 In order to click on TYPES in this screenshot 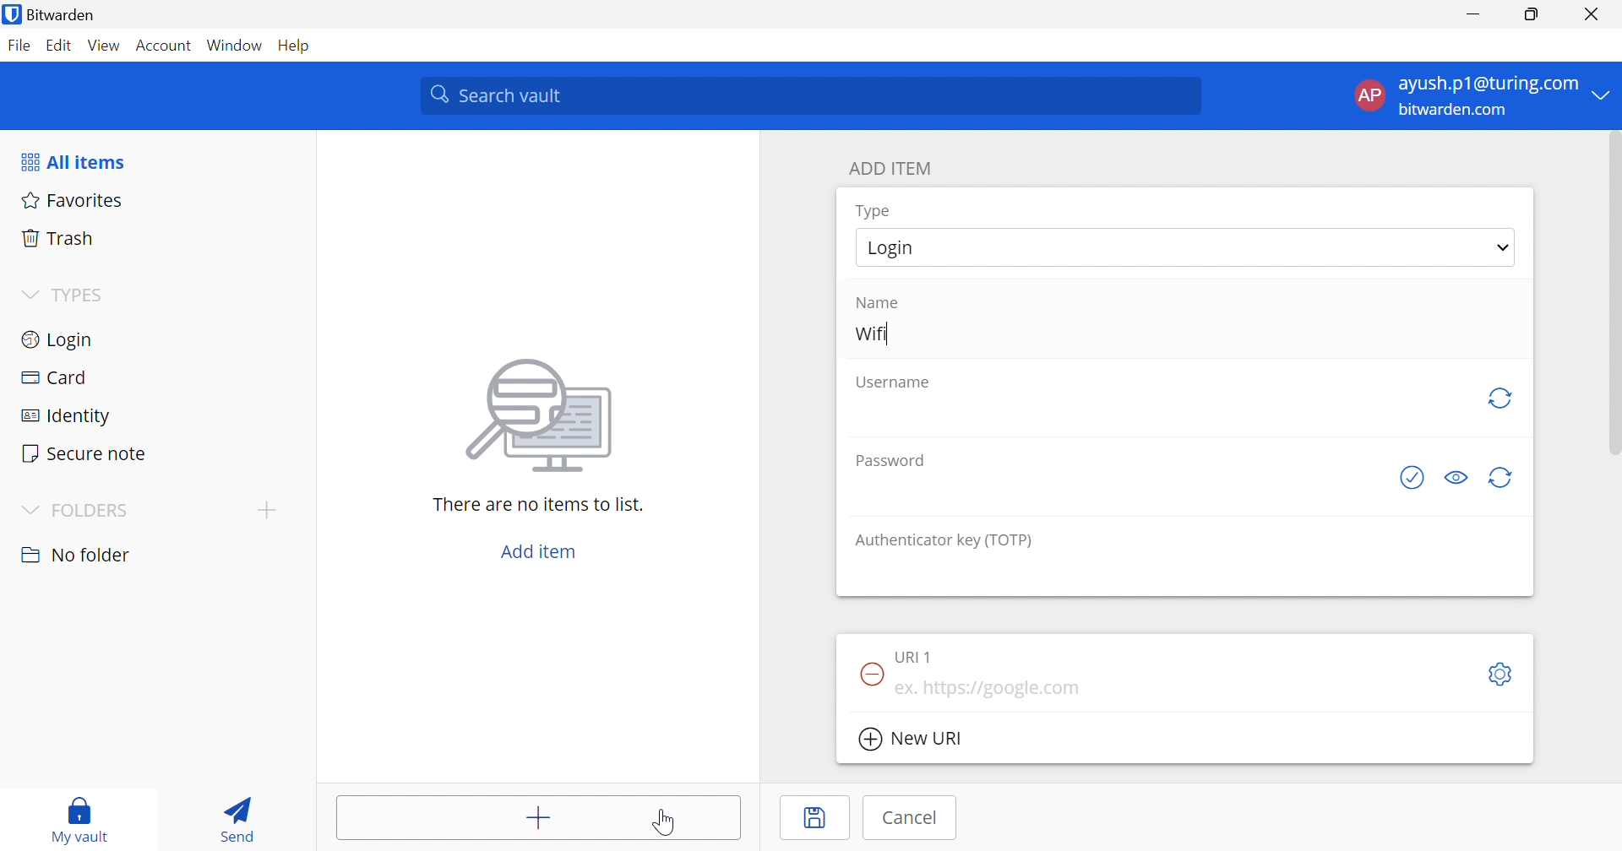, I will do `click(82, 298)`.